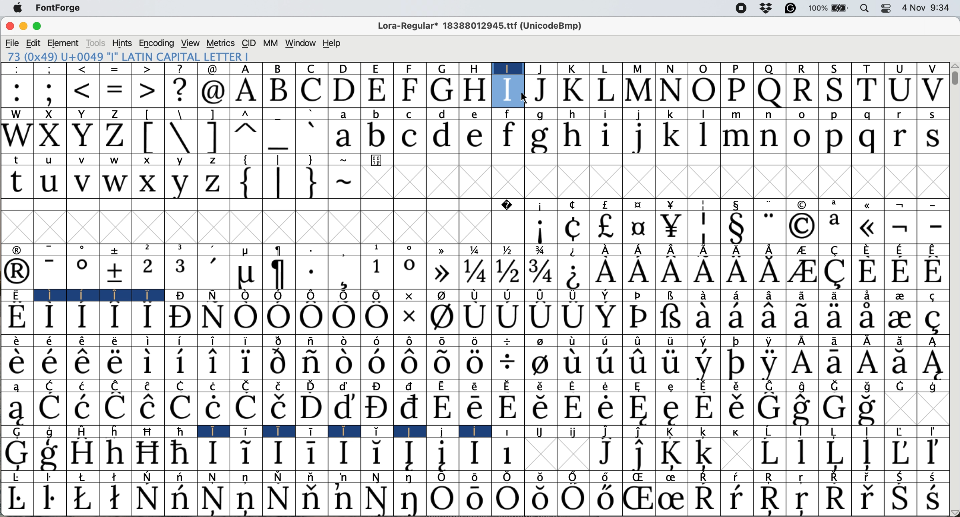 This screenshot has height=517, width=960. What do you see at coordinates (278, 182) in the screenshot?
I see `|` at bounding box center [278, 182].